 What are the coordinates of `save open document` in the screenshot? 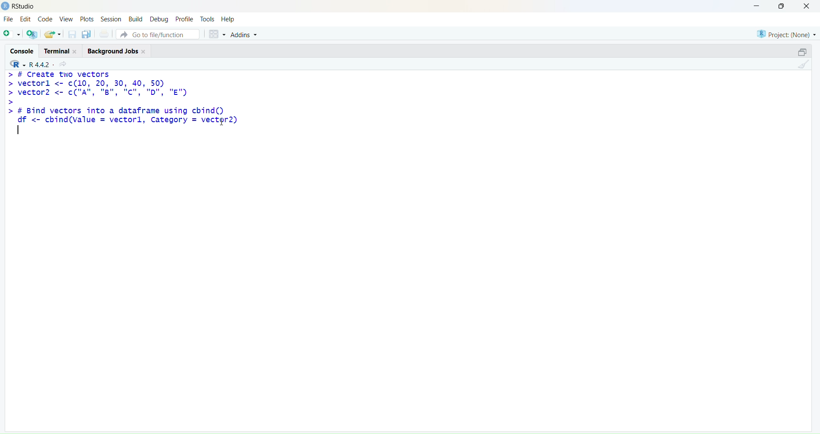 It's located at (72, 35).